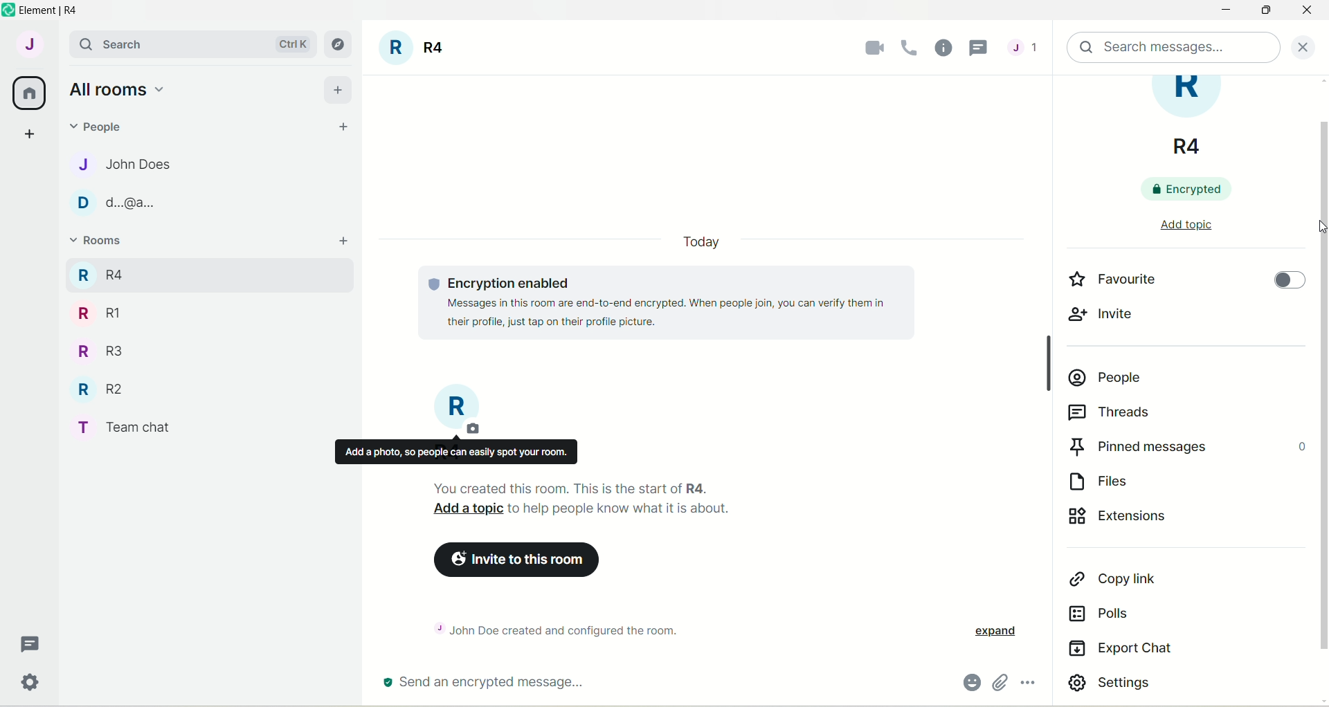  What do you see at coordinates (1269, 11) in the screenshot?
I see `maximize` at bounding box center [1269, 11].